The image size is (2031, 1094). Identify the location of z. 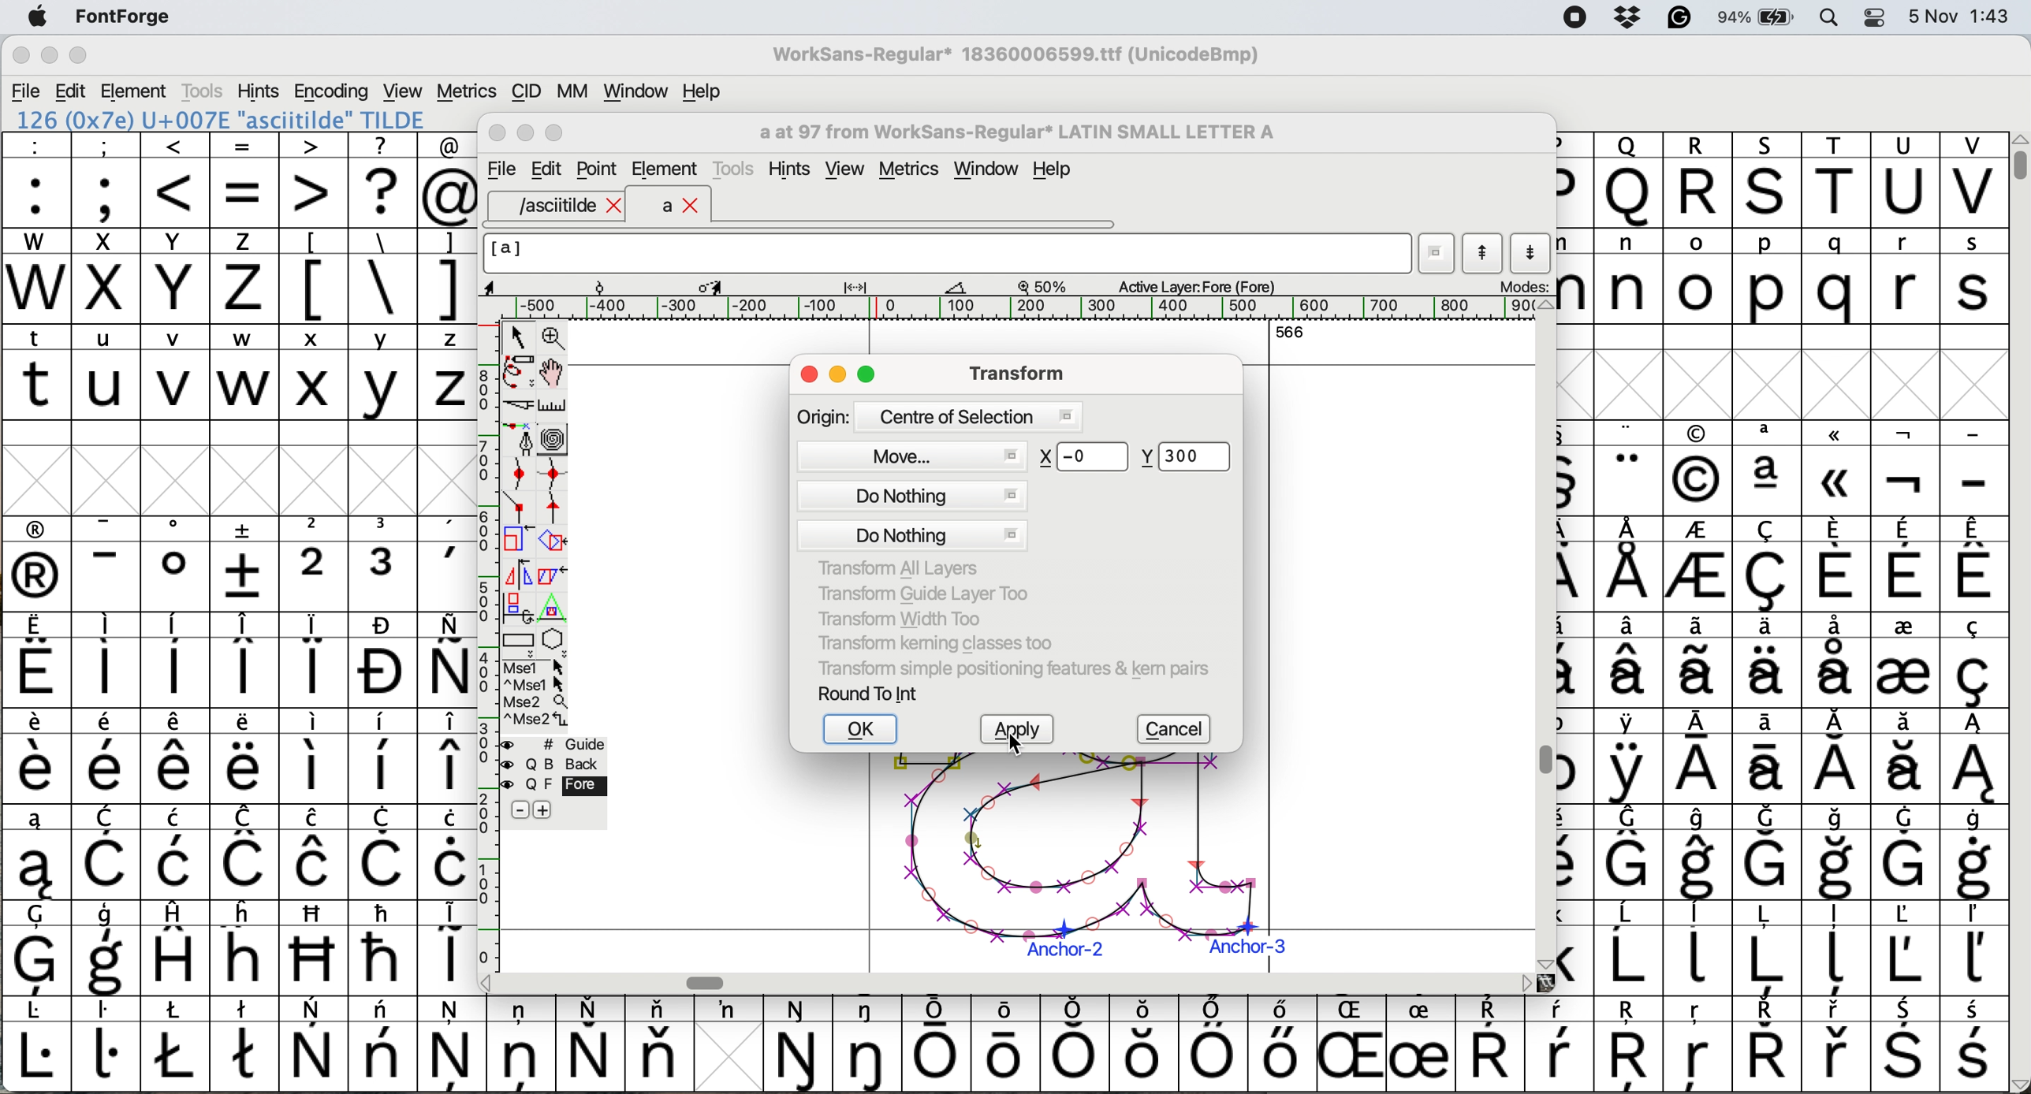
(244, 275).